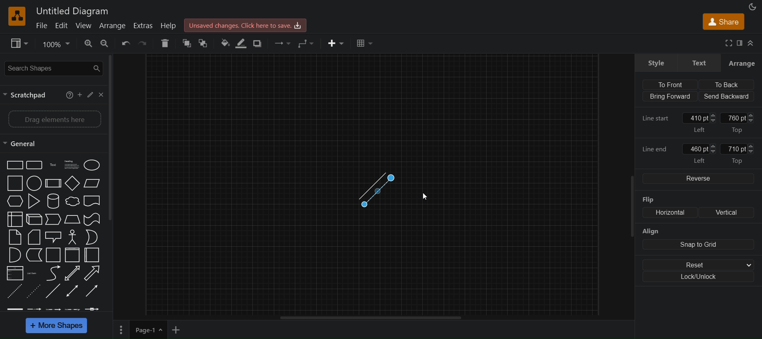 This screenshot has width=762, height=339. Describe the element at coordinates (34, 236) in the screenshot. I see `Card` at that location.